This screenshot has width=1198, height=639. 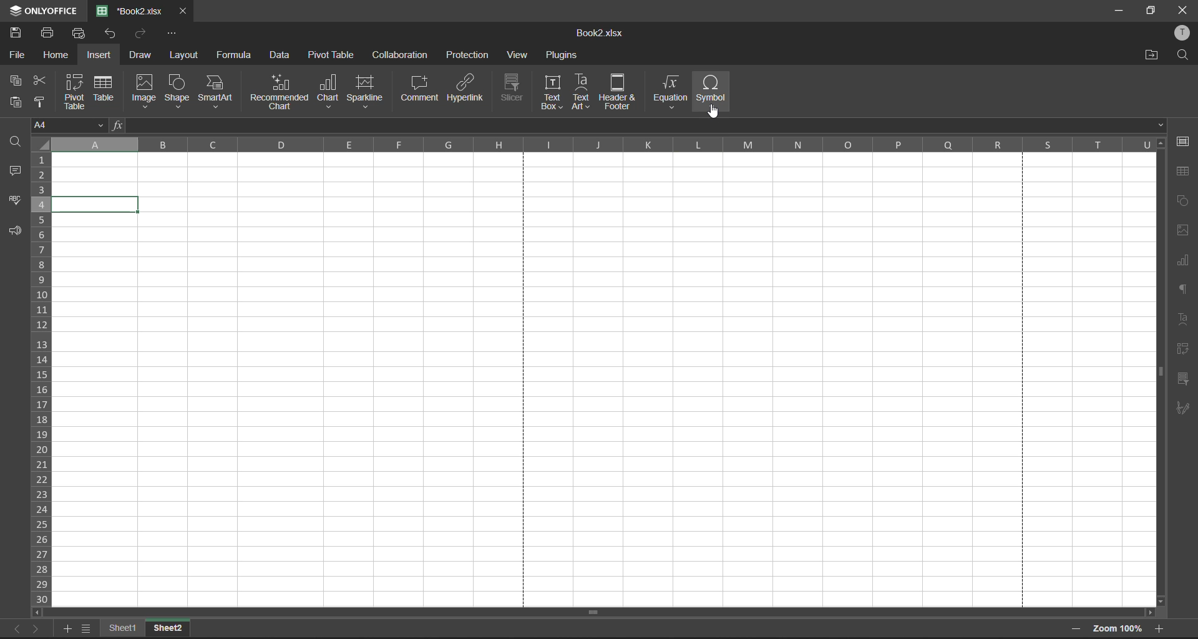 What do you see at coordinates (100, 56) in the screenshot?
I see `insert` at bounding box center [100, 56].